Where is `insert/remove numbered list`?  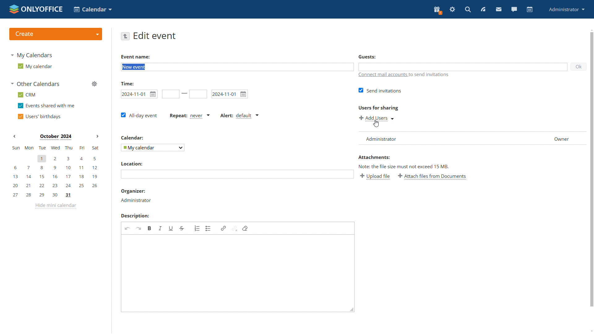
insert/remove numbered list is located at coordinates (197, 228).